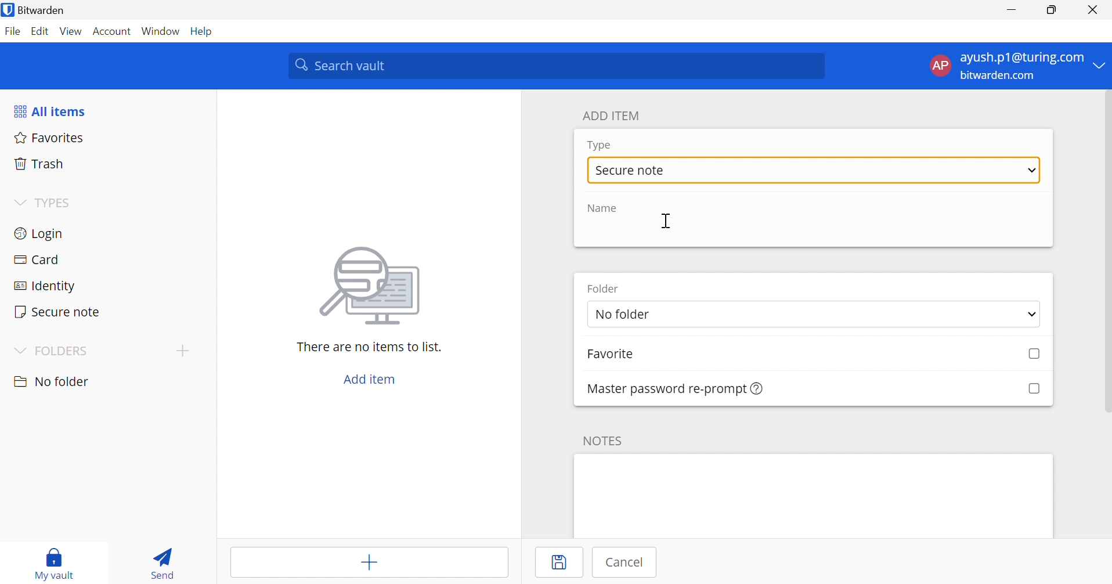  I want to click on Add item, so click(369, 380).